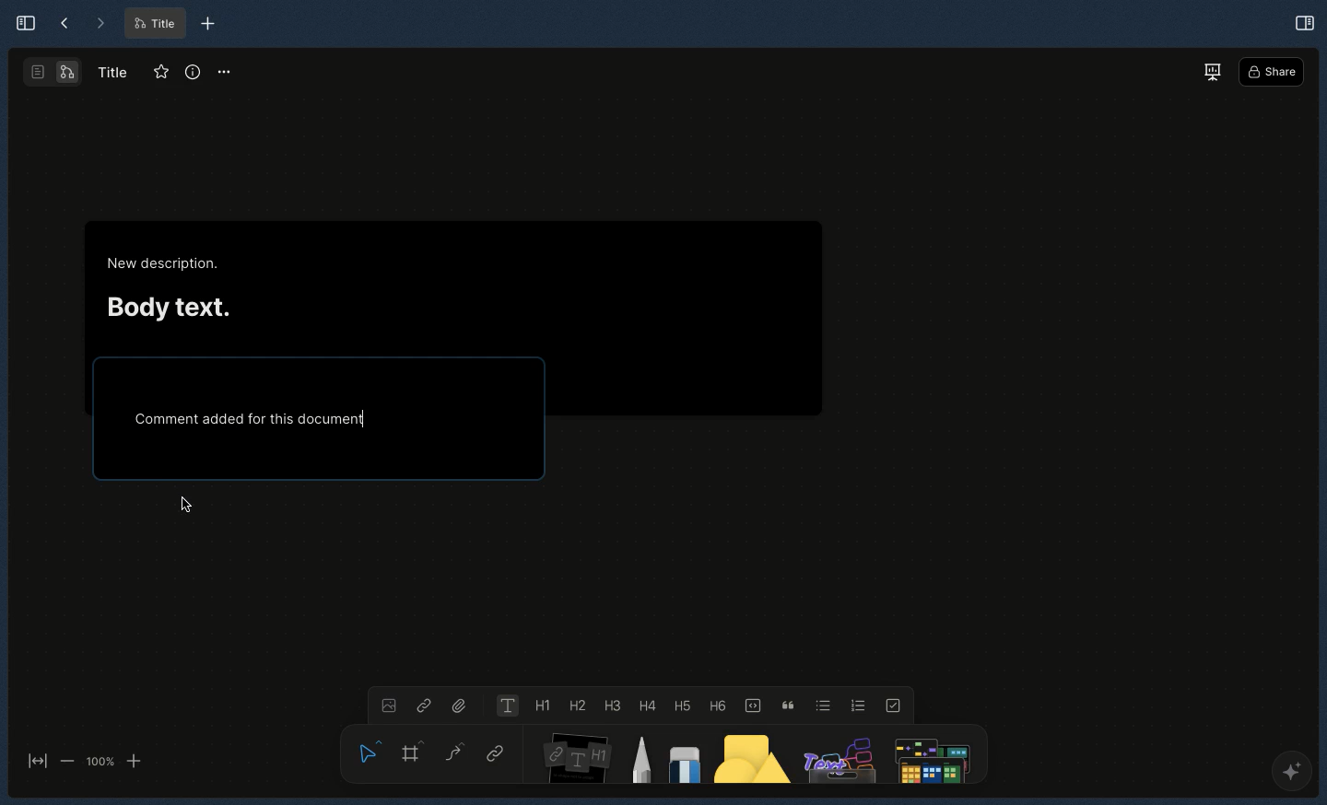 This screenshot has width=1327, height=805. I want to click on Hand, so click(365, 749).